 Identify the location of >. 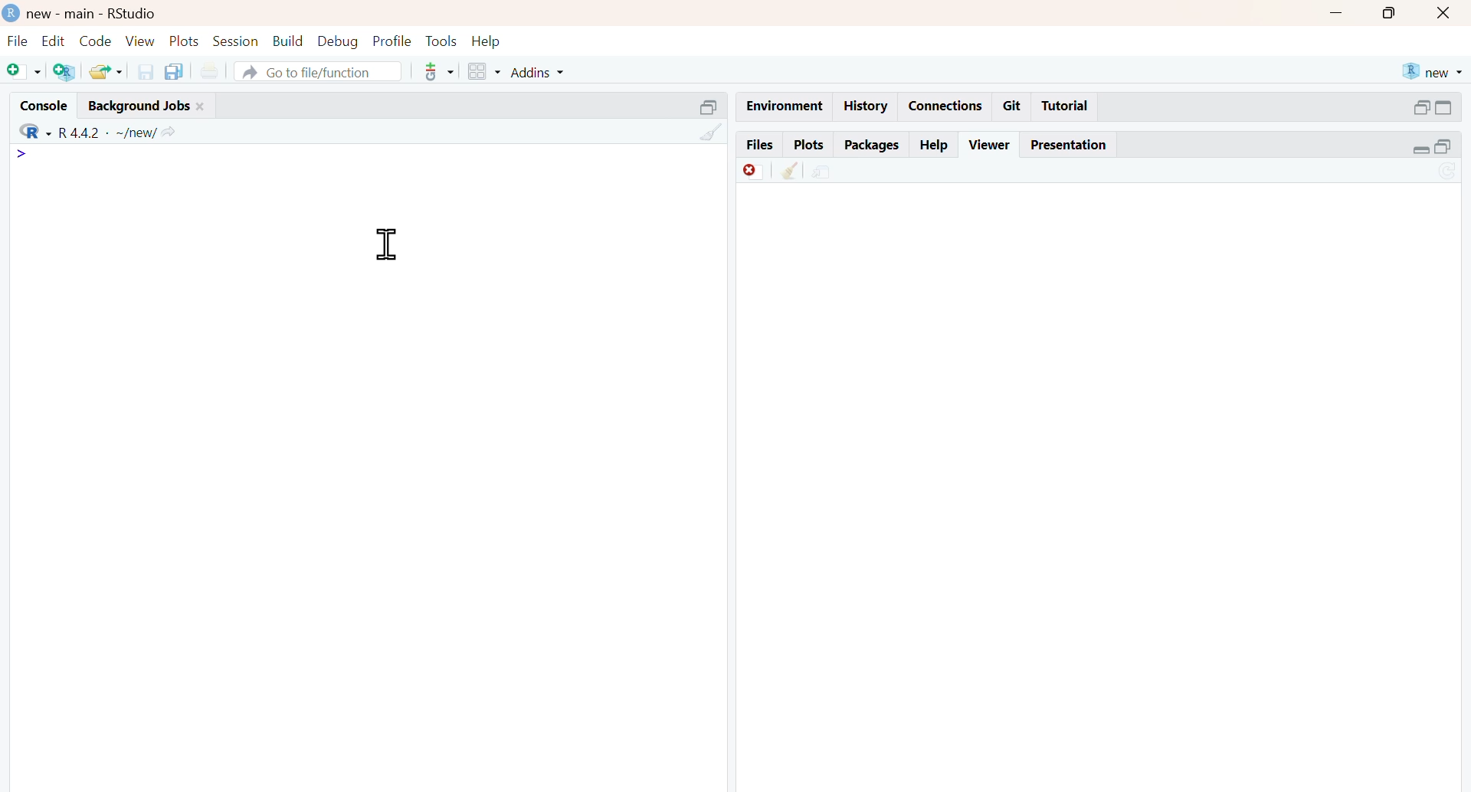
(21, 155).